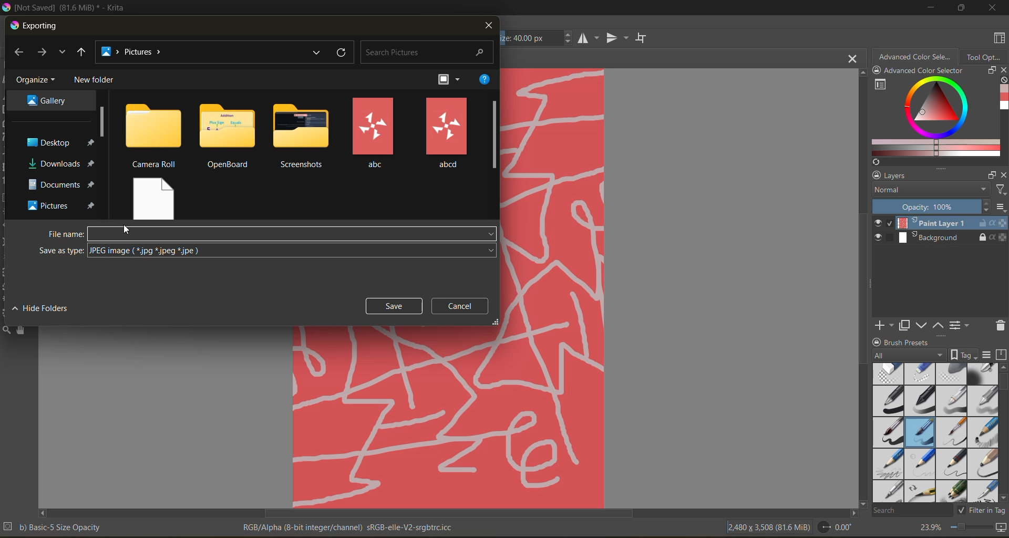 The height and width of the screenshot is (538, 1009). I want to click on size, so click(538, 38).